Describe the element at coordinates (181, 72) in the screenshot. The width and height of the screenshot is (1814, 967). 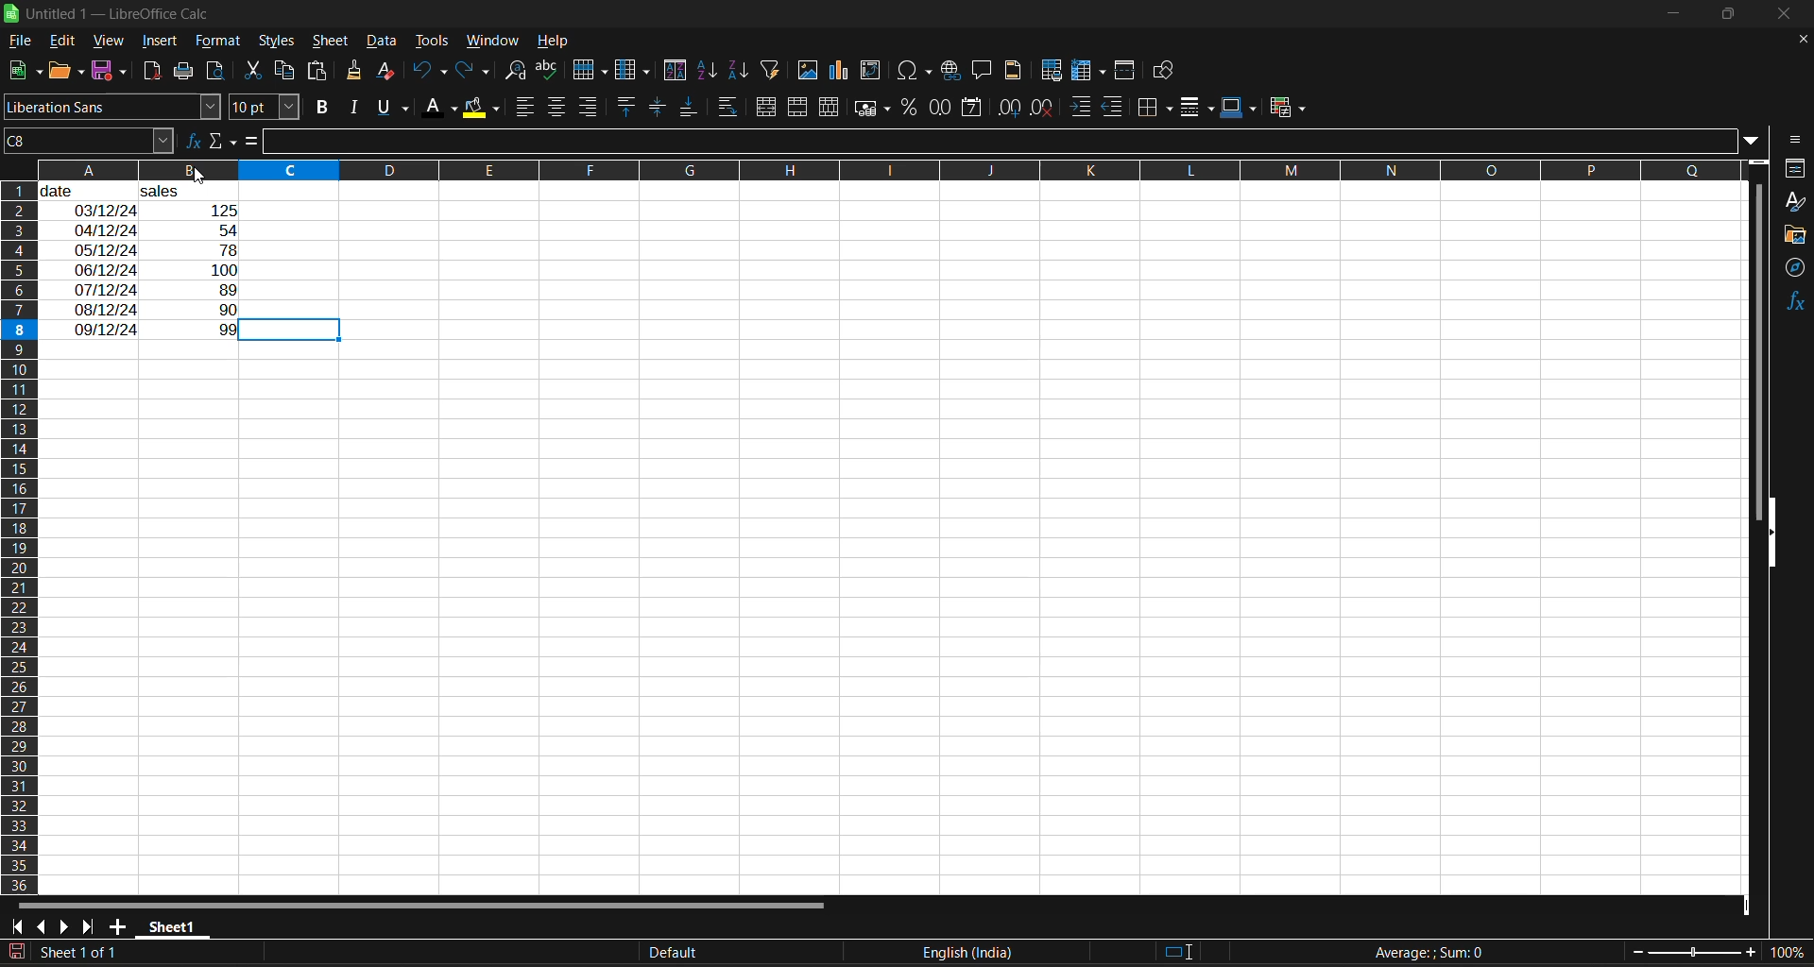
I see `print` at that location.